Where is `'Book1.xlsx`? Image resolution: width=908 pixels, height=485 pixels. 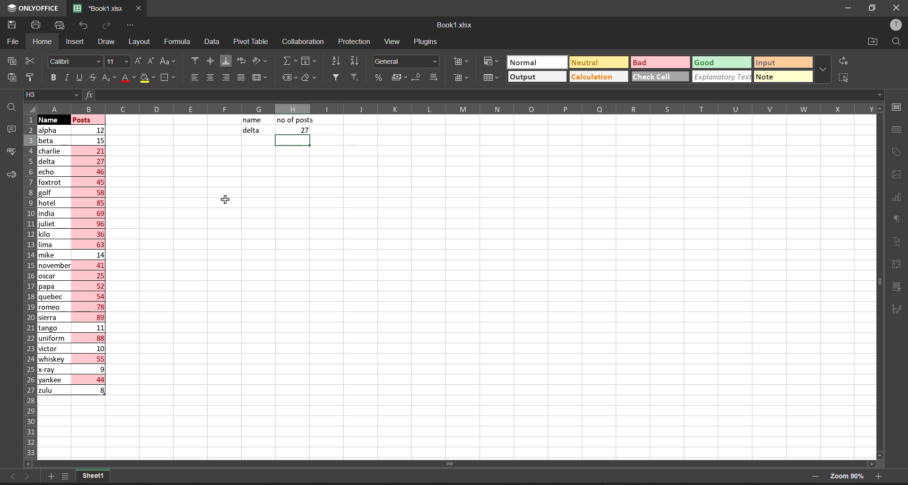
'Book1.xlsx is located at coordinates (96, 9).